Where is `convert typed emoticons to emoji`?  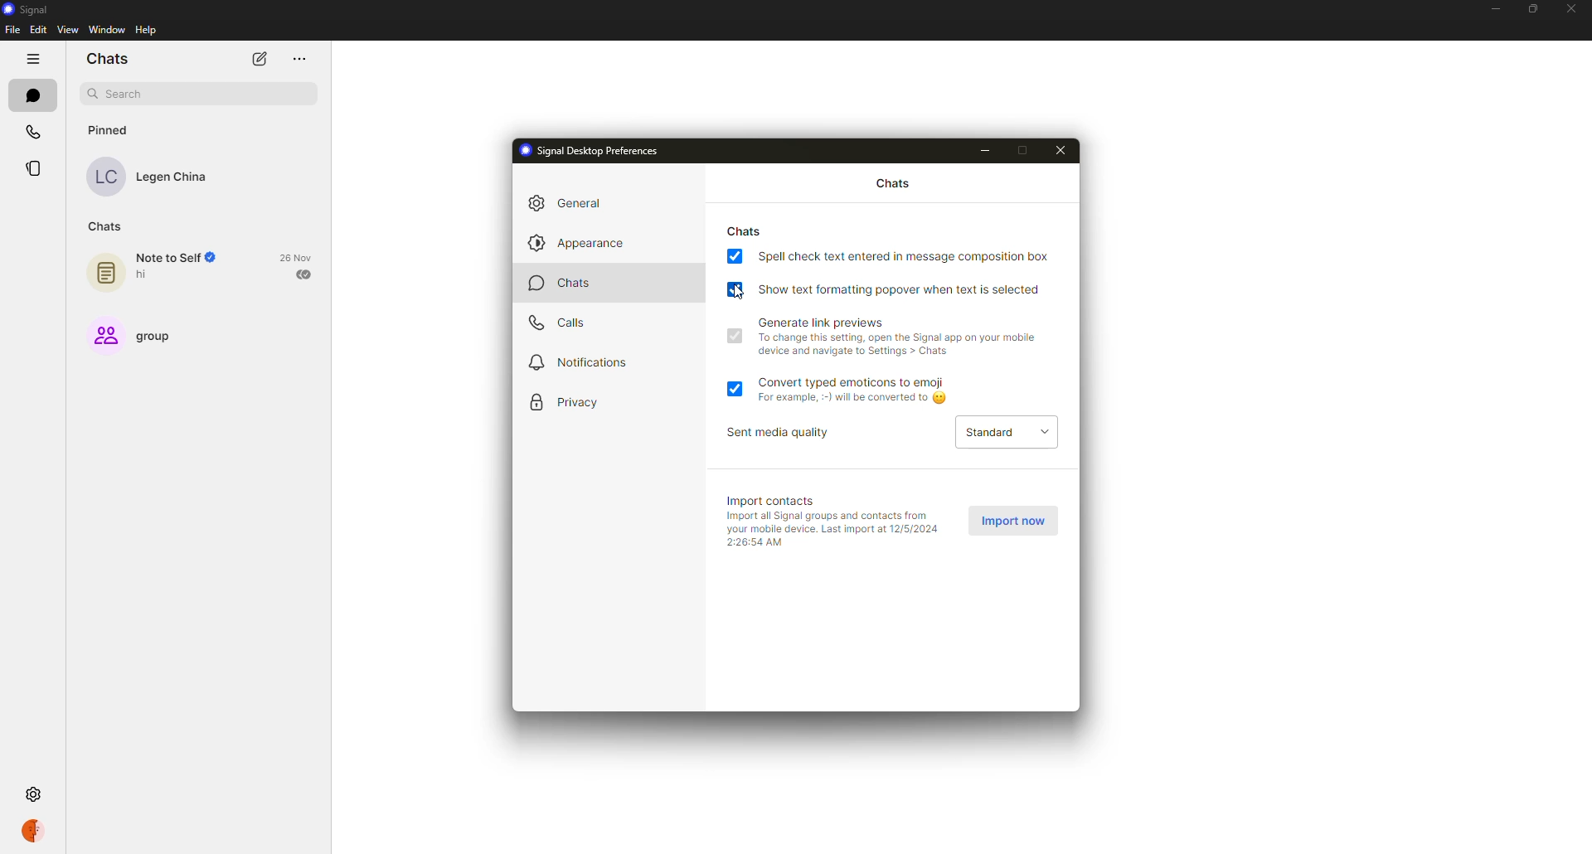
convert typed emoticons to emoji is located at coordinates (862, 388).